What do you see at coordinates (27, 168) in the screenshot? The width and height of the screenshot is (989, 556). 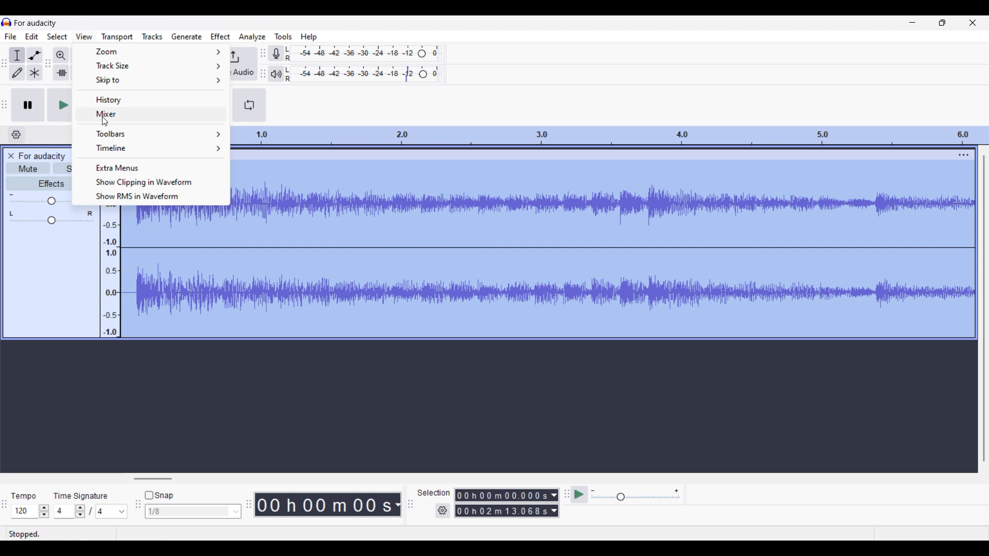 I see `Mute` at bounding box center [27, 168].